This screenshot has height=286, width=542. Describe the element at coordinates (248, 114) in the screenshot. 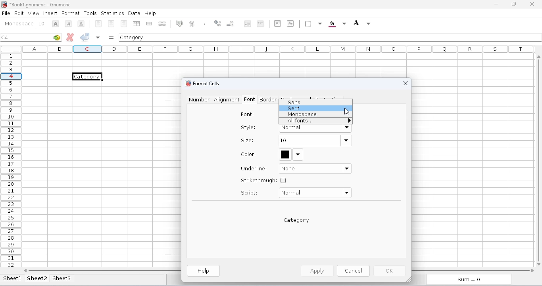

I see `font:` at that location.